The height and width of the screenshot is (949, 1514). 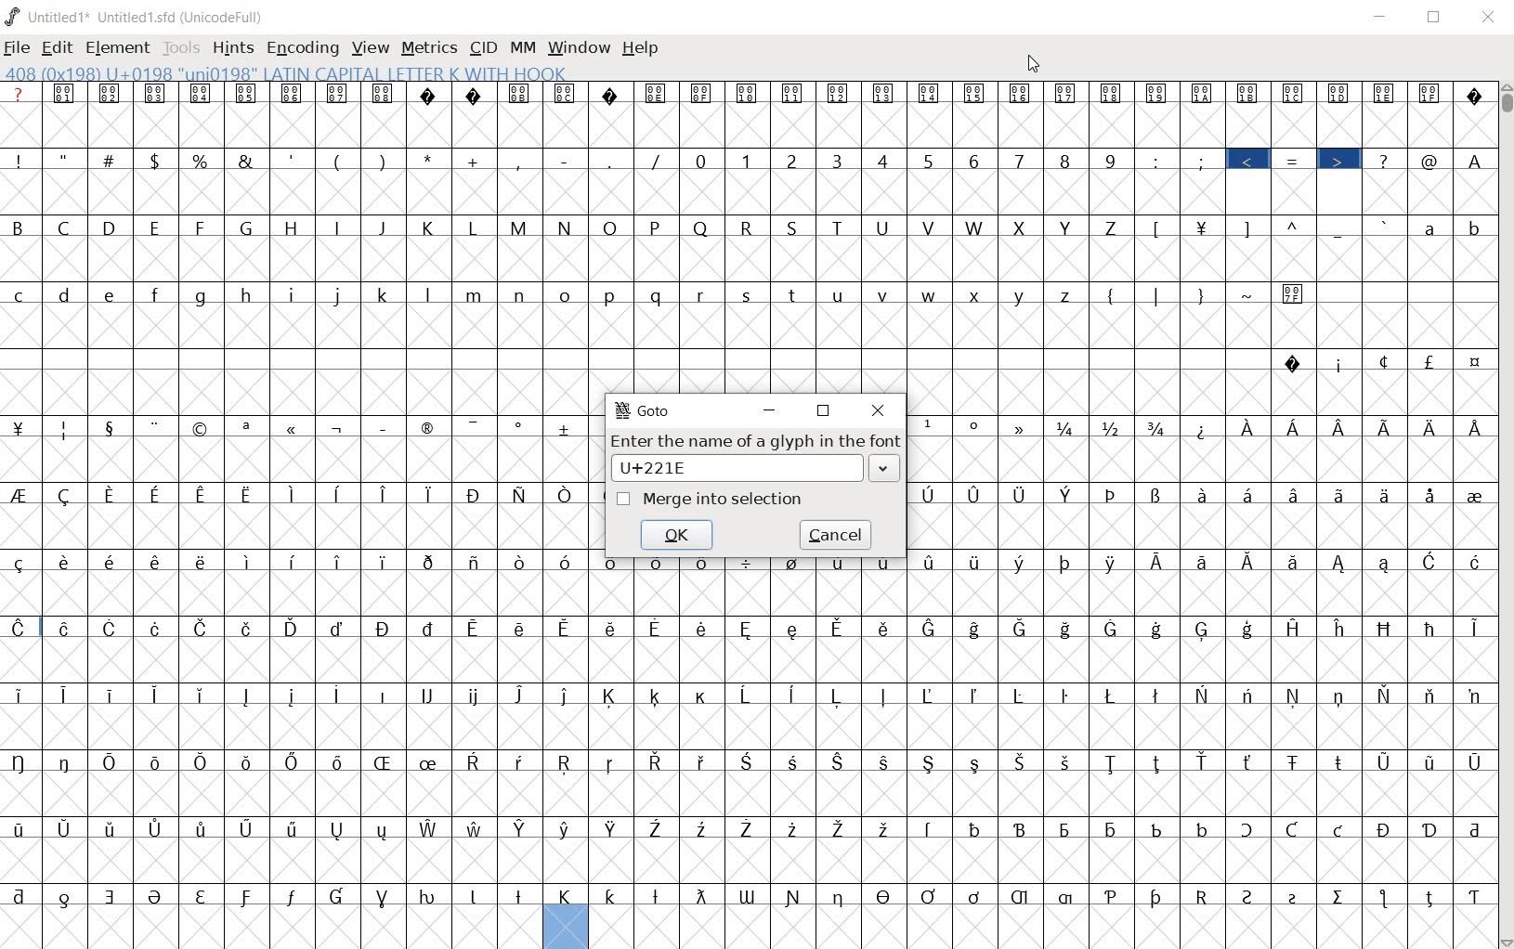 I want to click on encoding, so click(x=303, y=48).